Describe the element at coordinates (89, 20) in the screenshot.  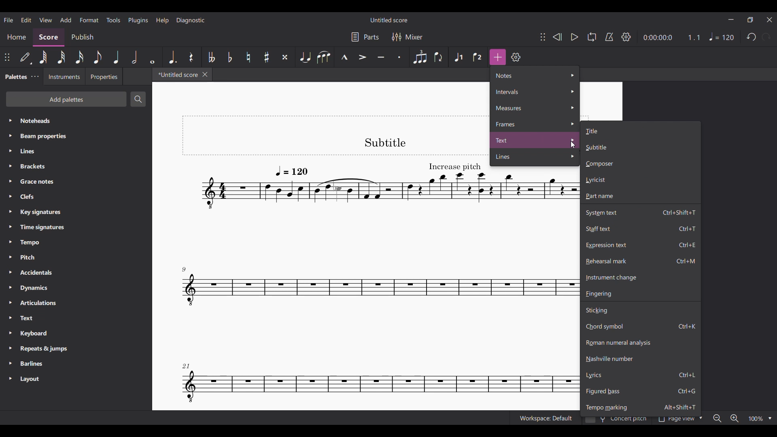
I see `Format menu` at that location.